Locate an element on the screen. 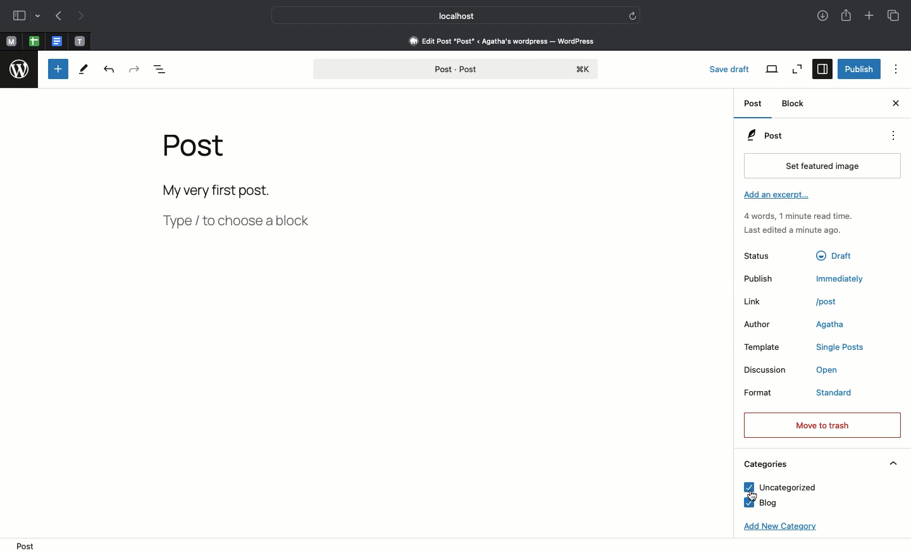 This screenshot has width=911, height=553. Close is located at coordinates (895, 104).